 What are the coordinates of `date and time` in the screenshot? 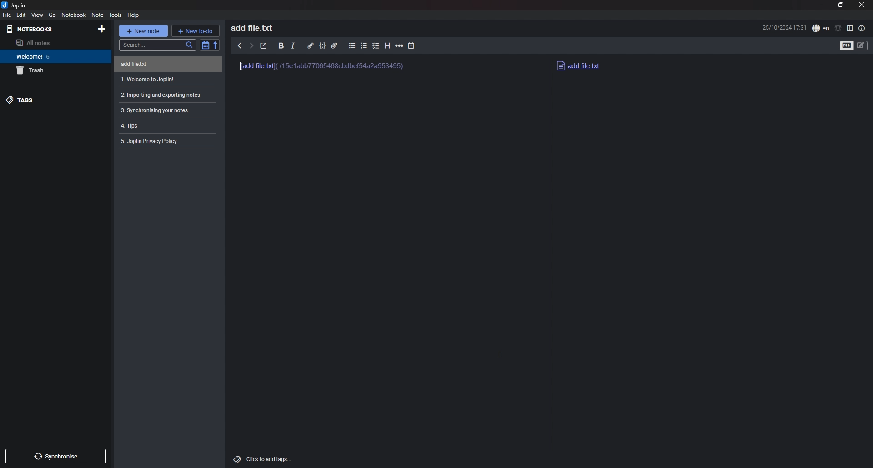 It's located at (784, 27).